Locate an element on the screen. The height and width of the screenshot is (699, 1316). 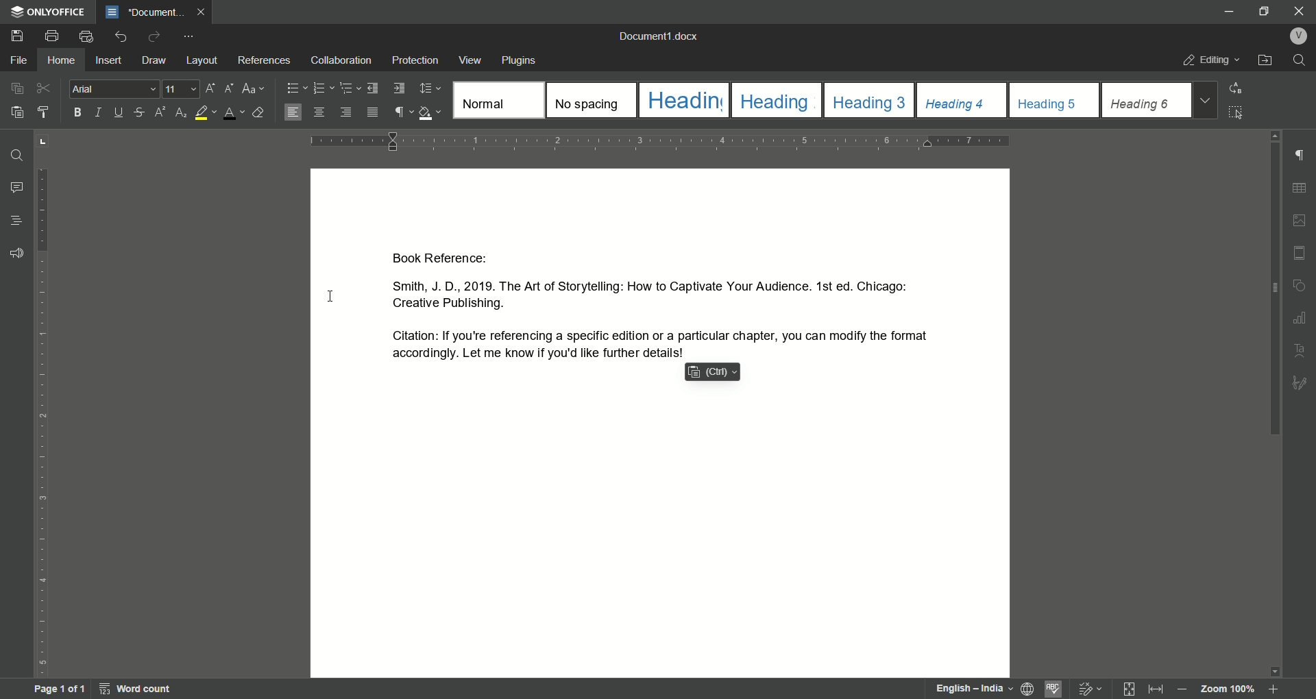
bold is located at coordinates (75, 112).